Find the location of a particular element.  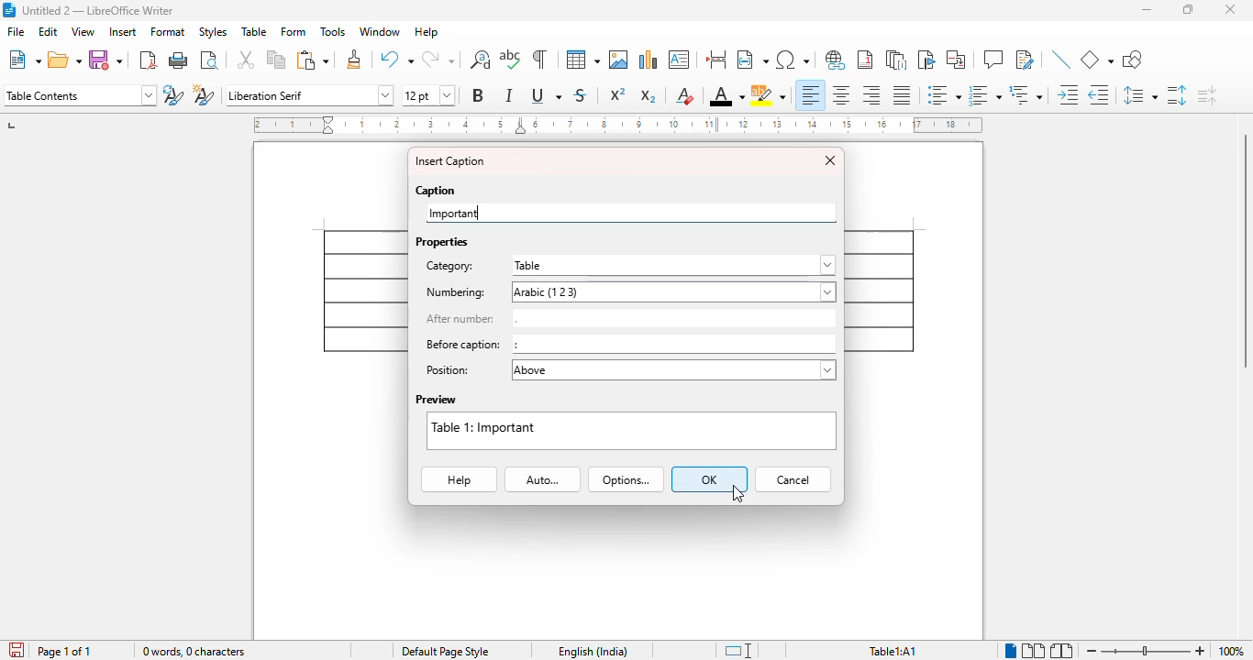

toggle ordered list is located at coordinates (985, 95).